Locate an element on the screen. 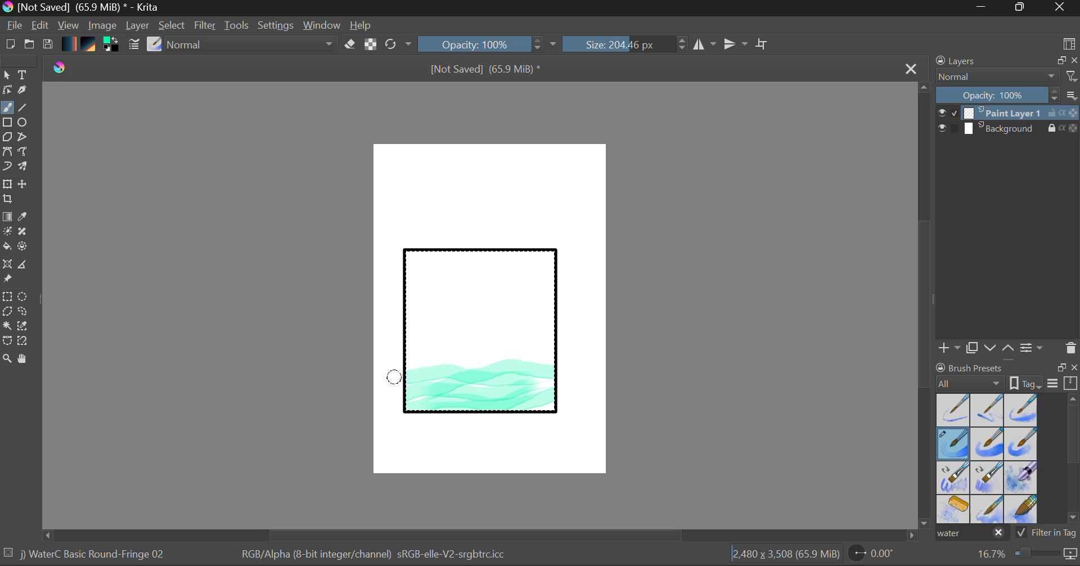 This screenshot has height=566, width=1080. Dynamic Brush is located at coordinates (7, 167).